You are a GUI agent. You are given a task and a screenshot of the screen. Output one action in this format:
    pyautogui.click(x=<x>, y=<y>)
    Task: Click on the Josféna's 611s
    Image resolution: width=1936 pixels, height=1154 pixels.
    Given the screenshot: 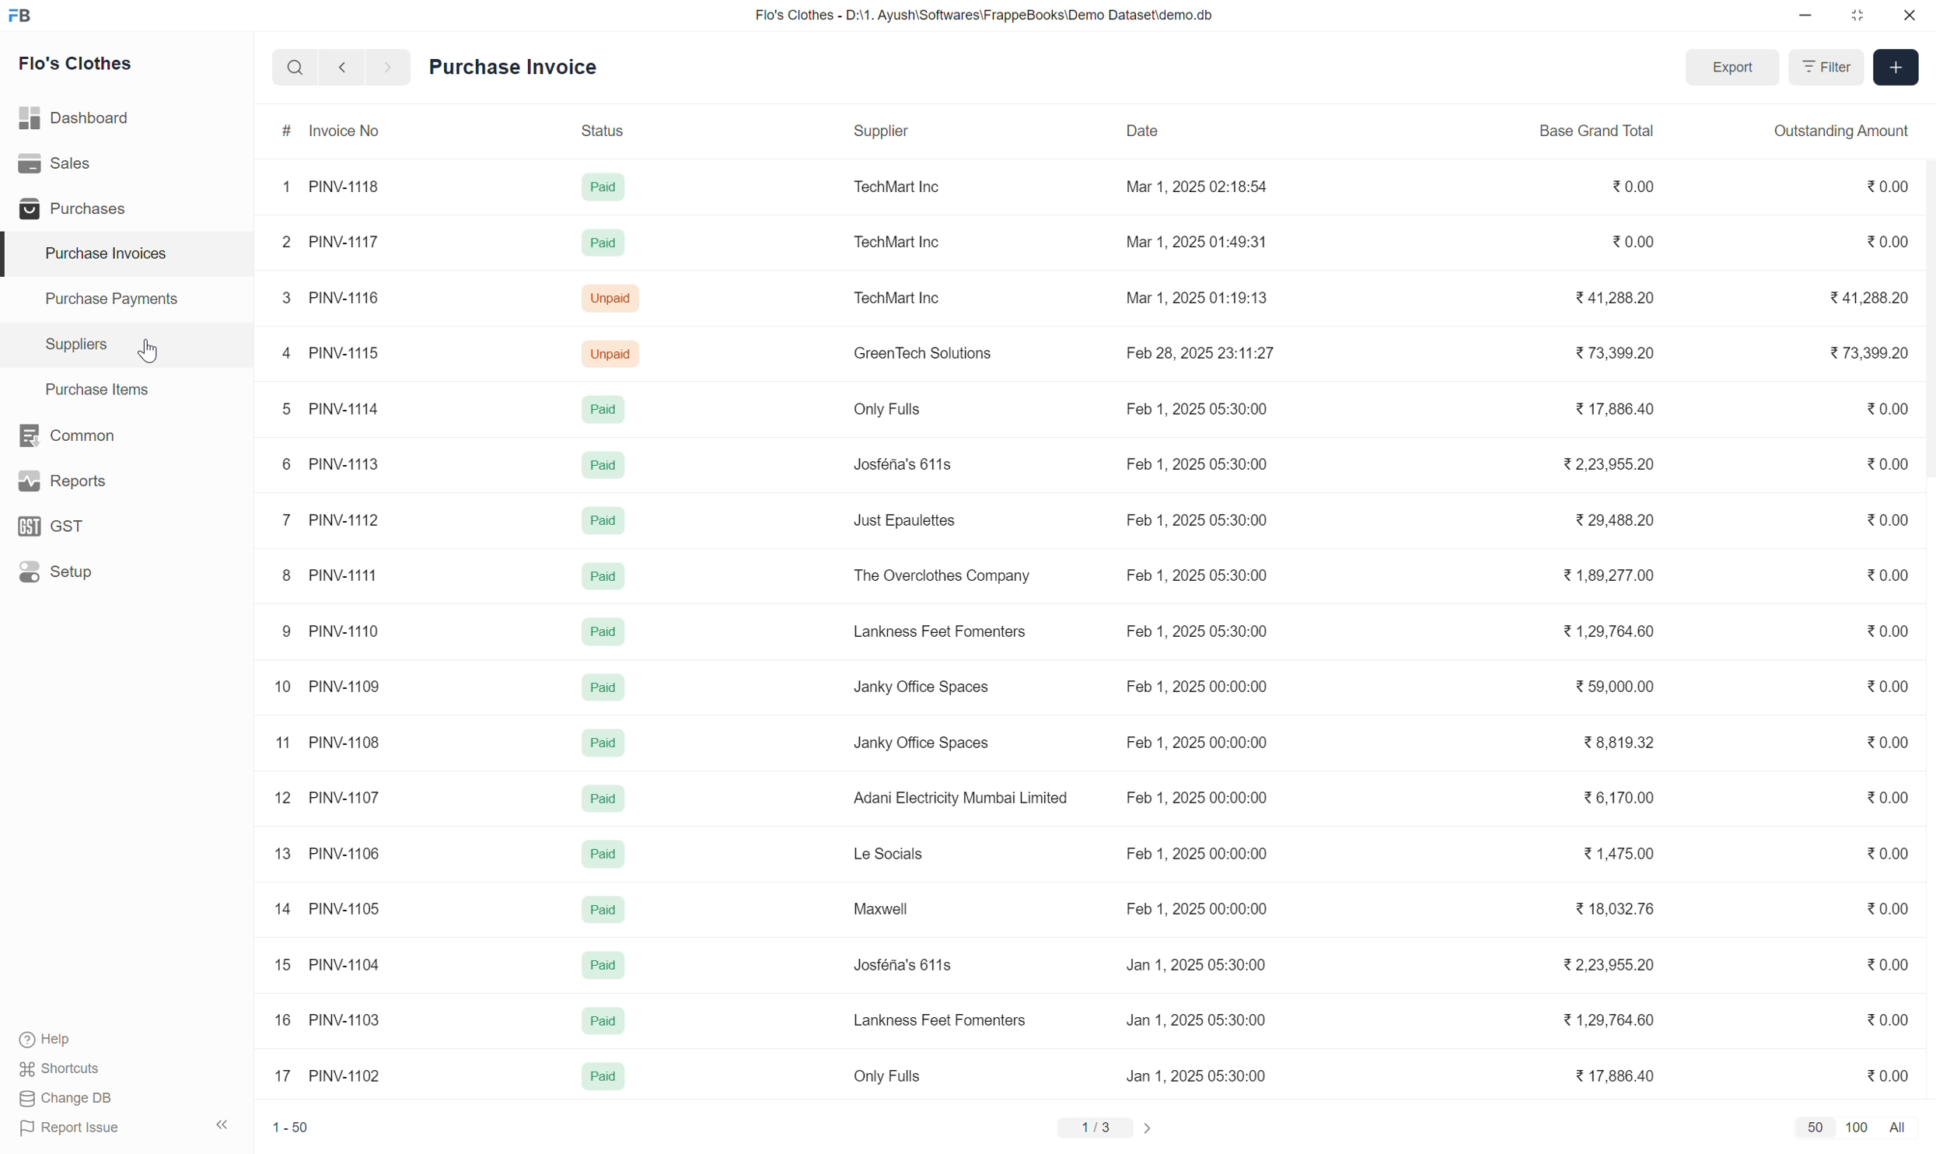 What is the action you would take?
    pyautogui.click(x=903, y=965)
    